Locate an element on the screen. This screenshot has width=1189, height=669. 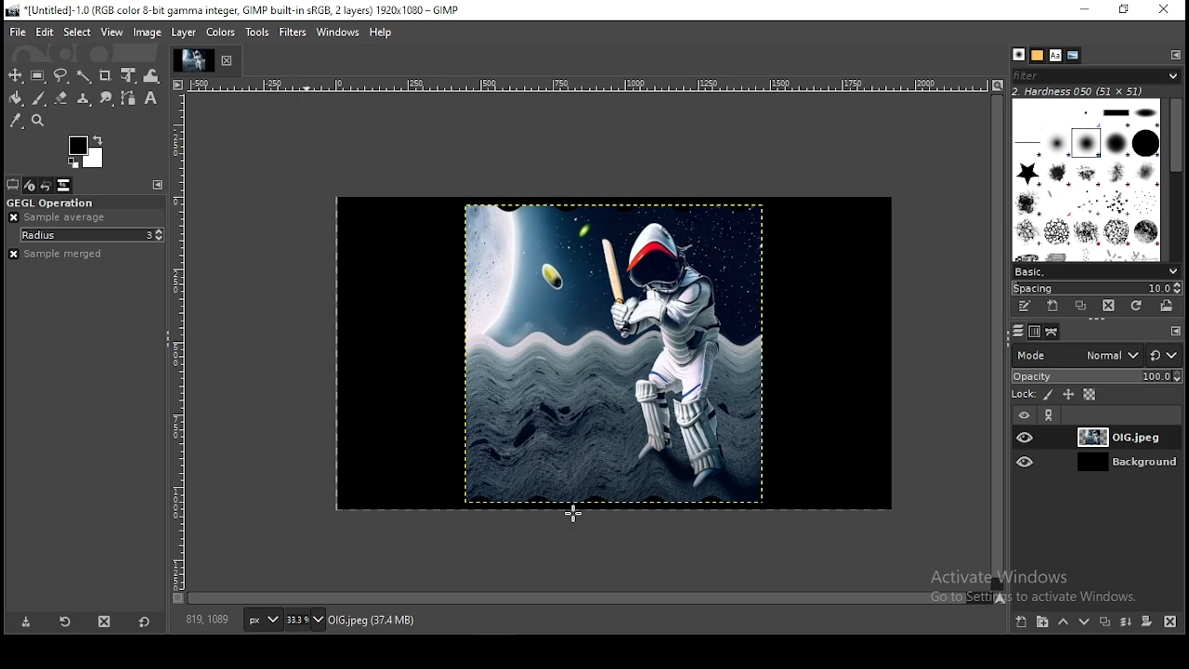
colors is located at coordinates (87, 151).